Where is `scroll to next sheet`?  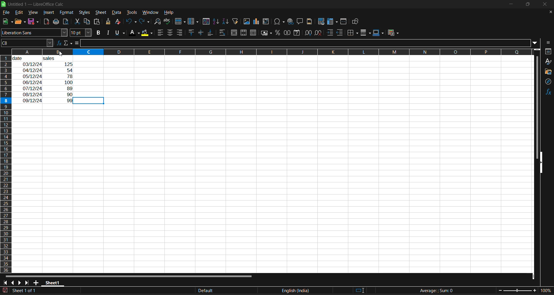
scroll to next sheet is located at coordinates (20, 282).